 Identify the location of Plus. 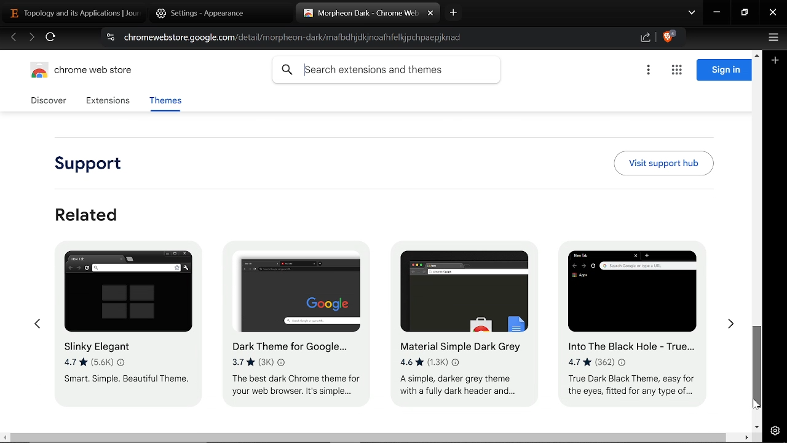
(776, 62).